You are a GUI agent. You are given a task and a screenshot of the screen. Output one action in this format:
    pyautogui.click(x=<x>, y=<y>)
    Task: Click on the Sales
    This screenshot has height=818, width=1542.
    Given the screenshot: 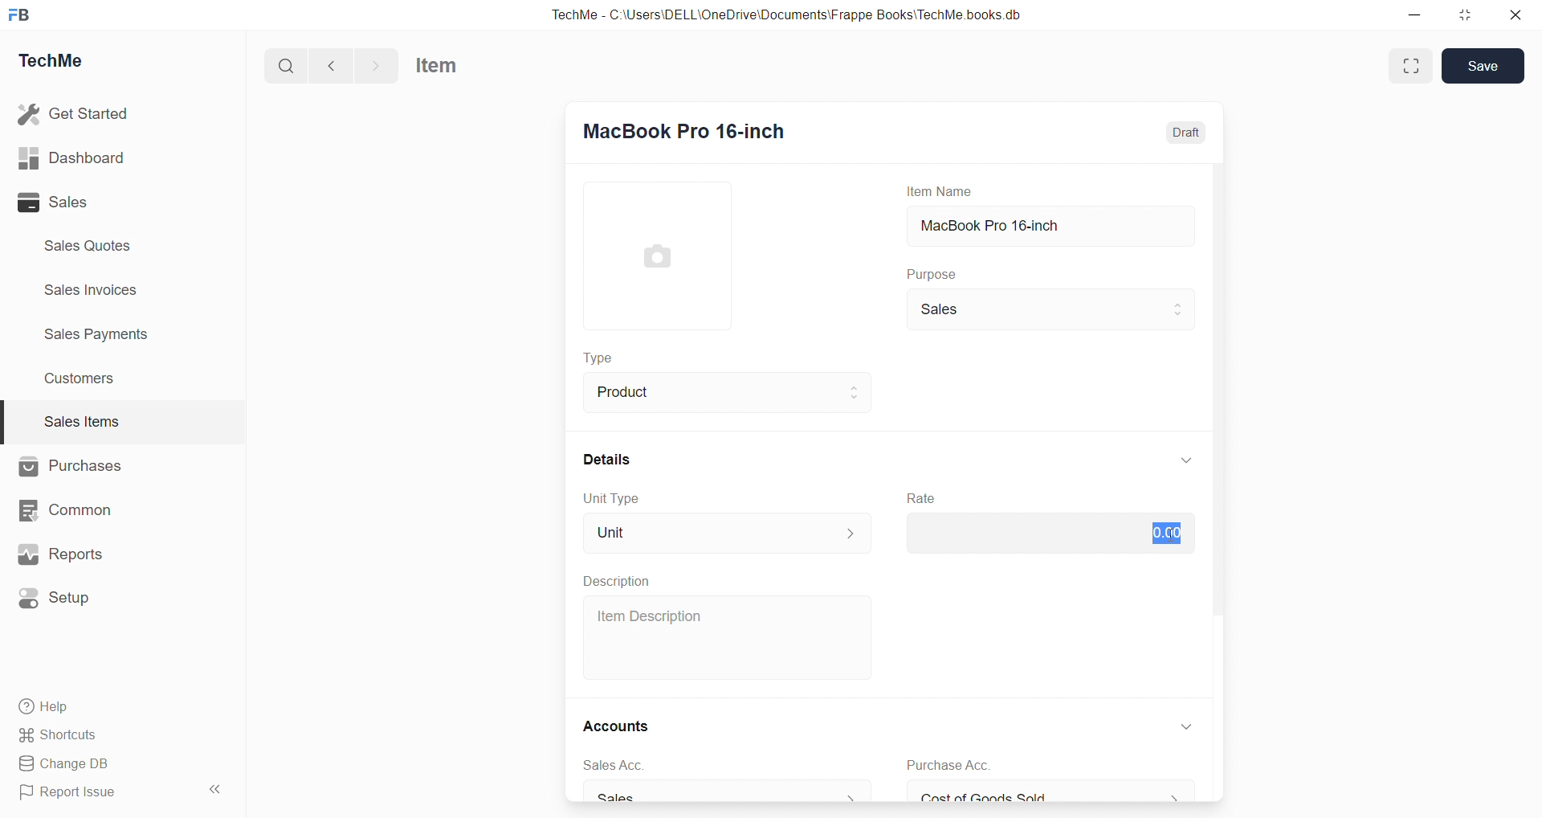 What is the action you would take?
    pyautogui.click(x=726, y=791)
    